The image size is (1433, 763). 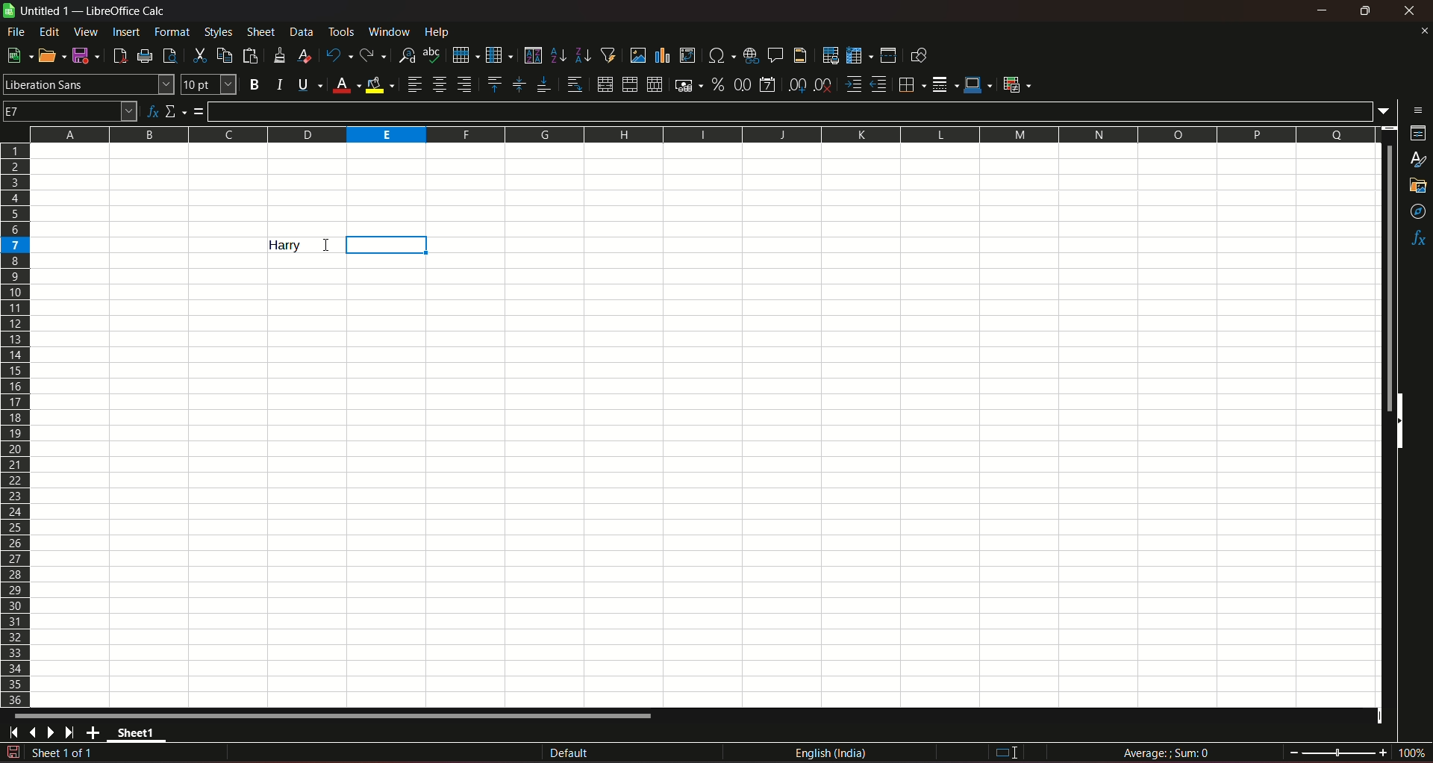 I want to click on conditional, so click(x=1016, y=84).